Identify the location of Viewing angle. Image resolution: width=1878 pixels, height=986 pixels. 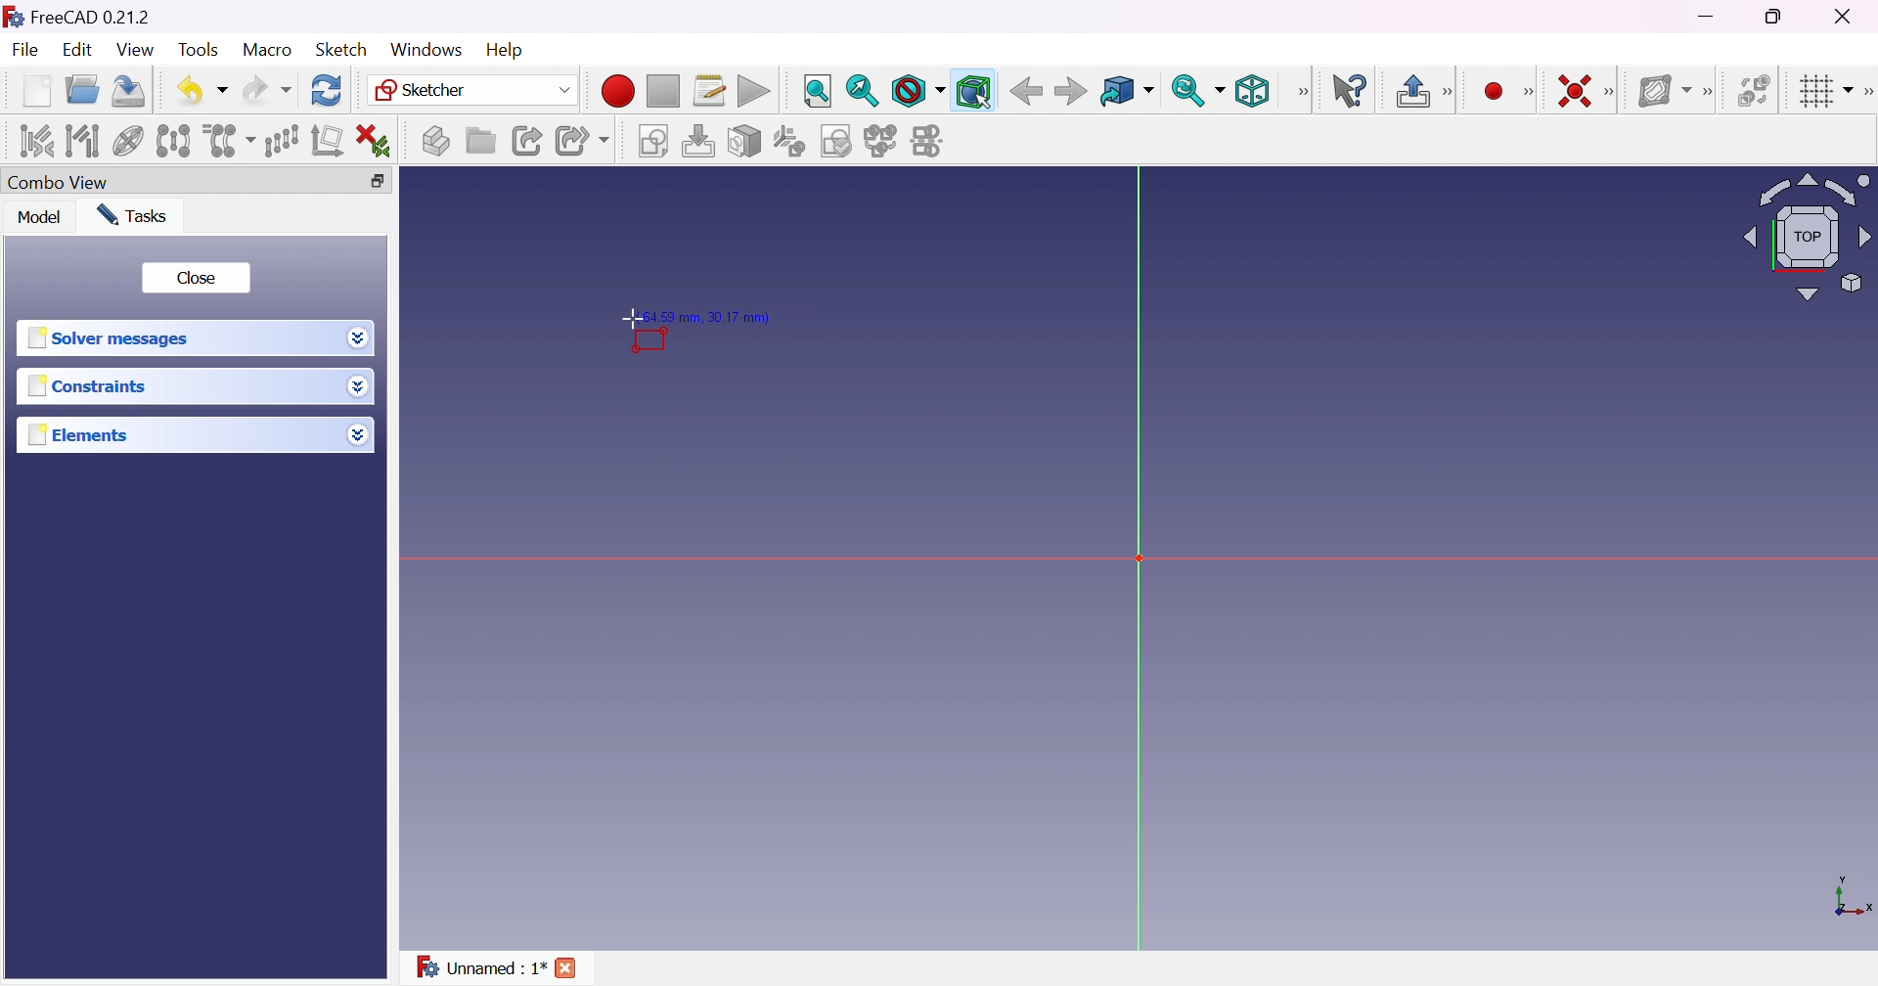
(1807, 238).